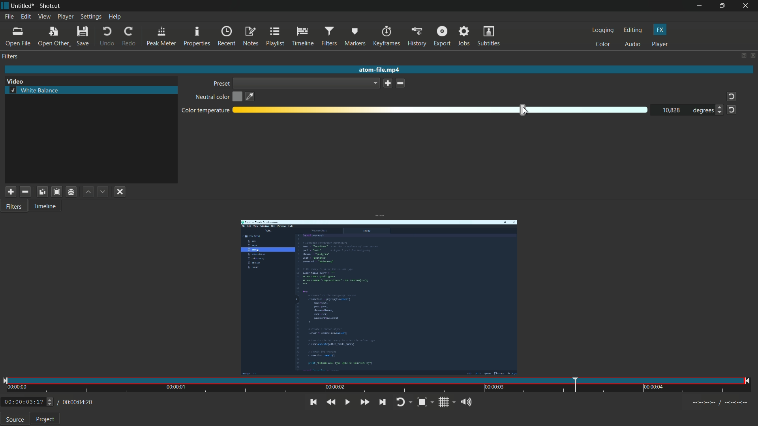  What do you see at coordinates (525, 110) in the screenshot?
I see `cursor` at bounding box center [525, 110].